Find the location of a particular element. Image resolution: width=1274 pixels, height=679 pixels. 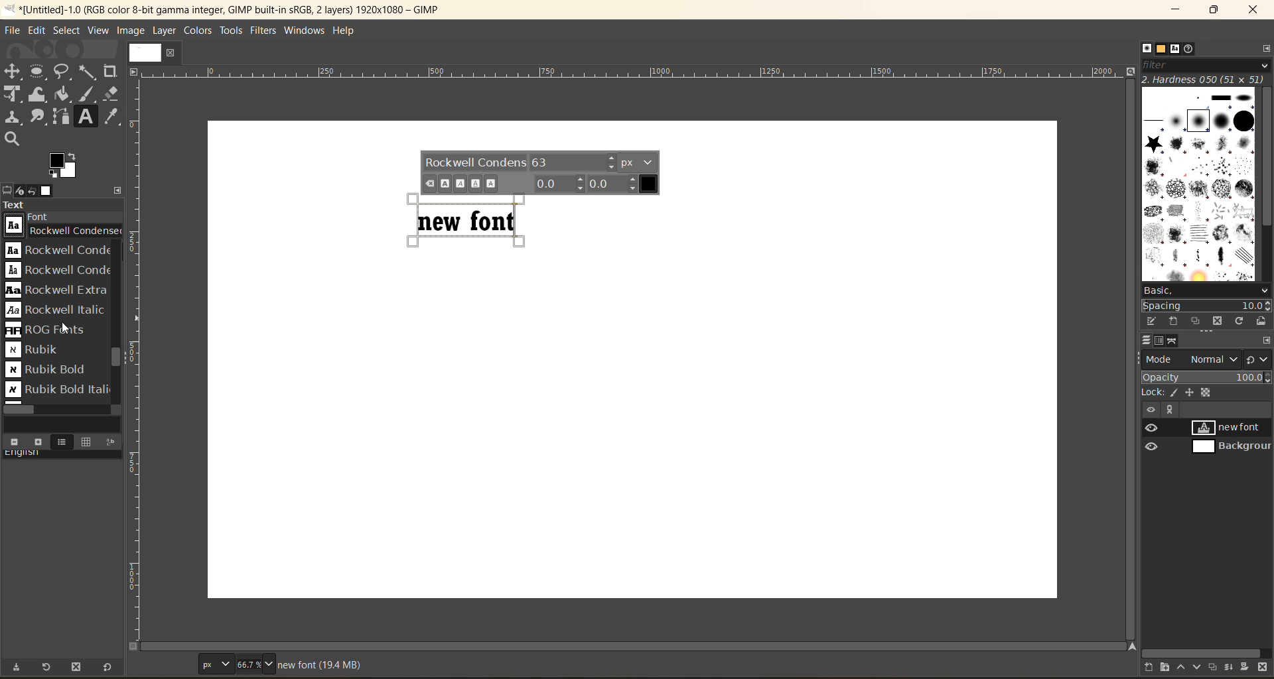

document history is located at coordinates (1190, 48).